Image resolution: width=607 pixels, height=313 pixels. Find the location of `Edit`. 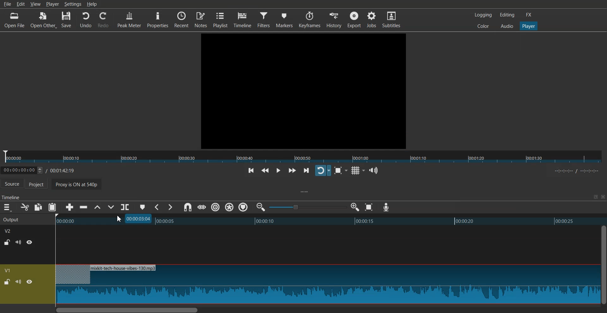

Edit is located at coordinates (21, 4).